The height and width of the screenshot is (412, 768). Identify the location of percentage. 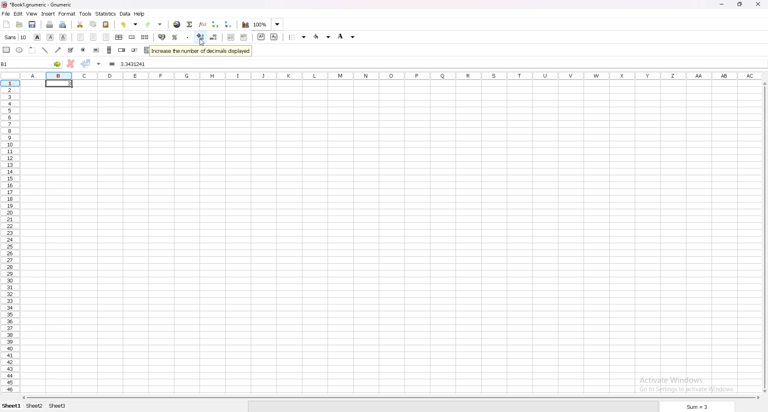
(175, 37).